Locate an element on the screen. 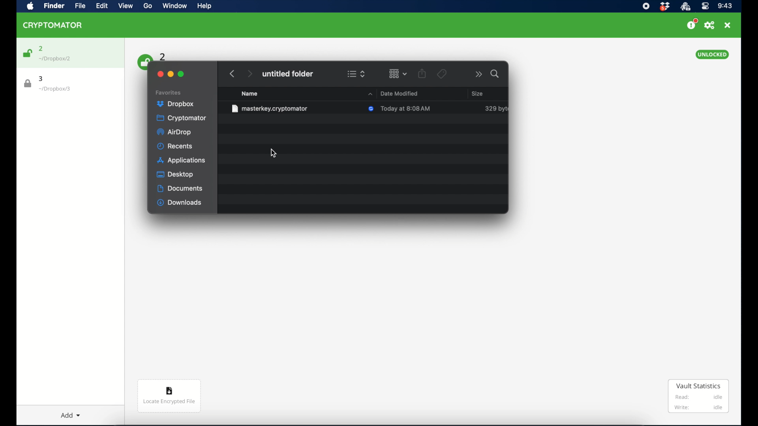 The height and width of the screenshot is (426, 758). view options is located at coordinates (356, 74).